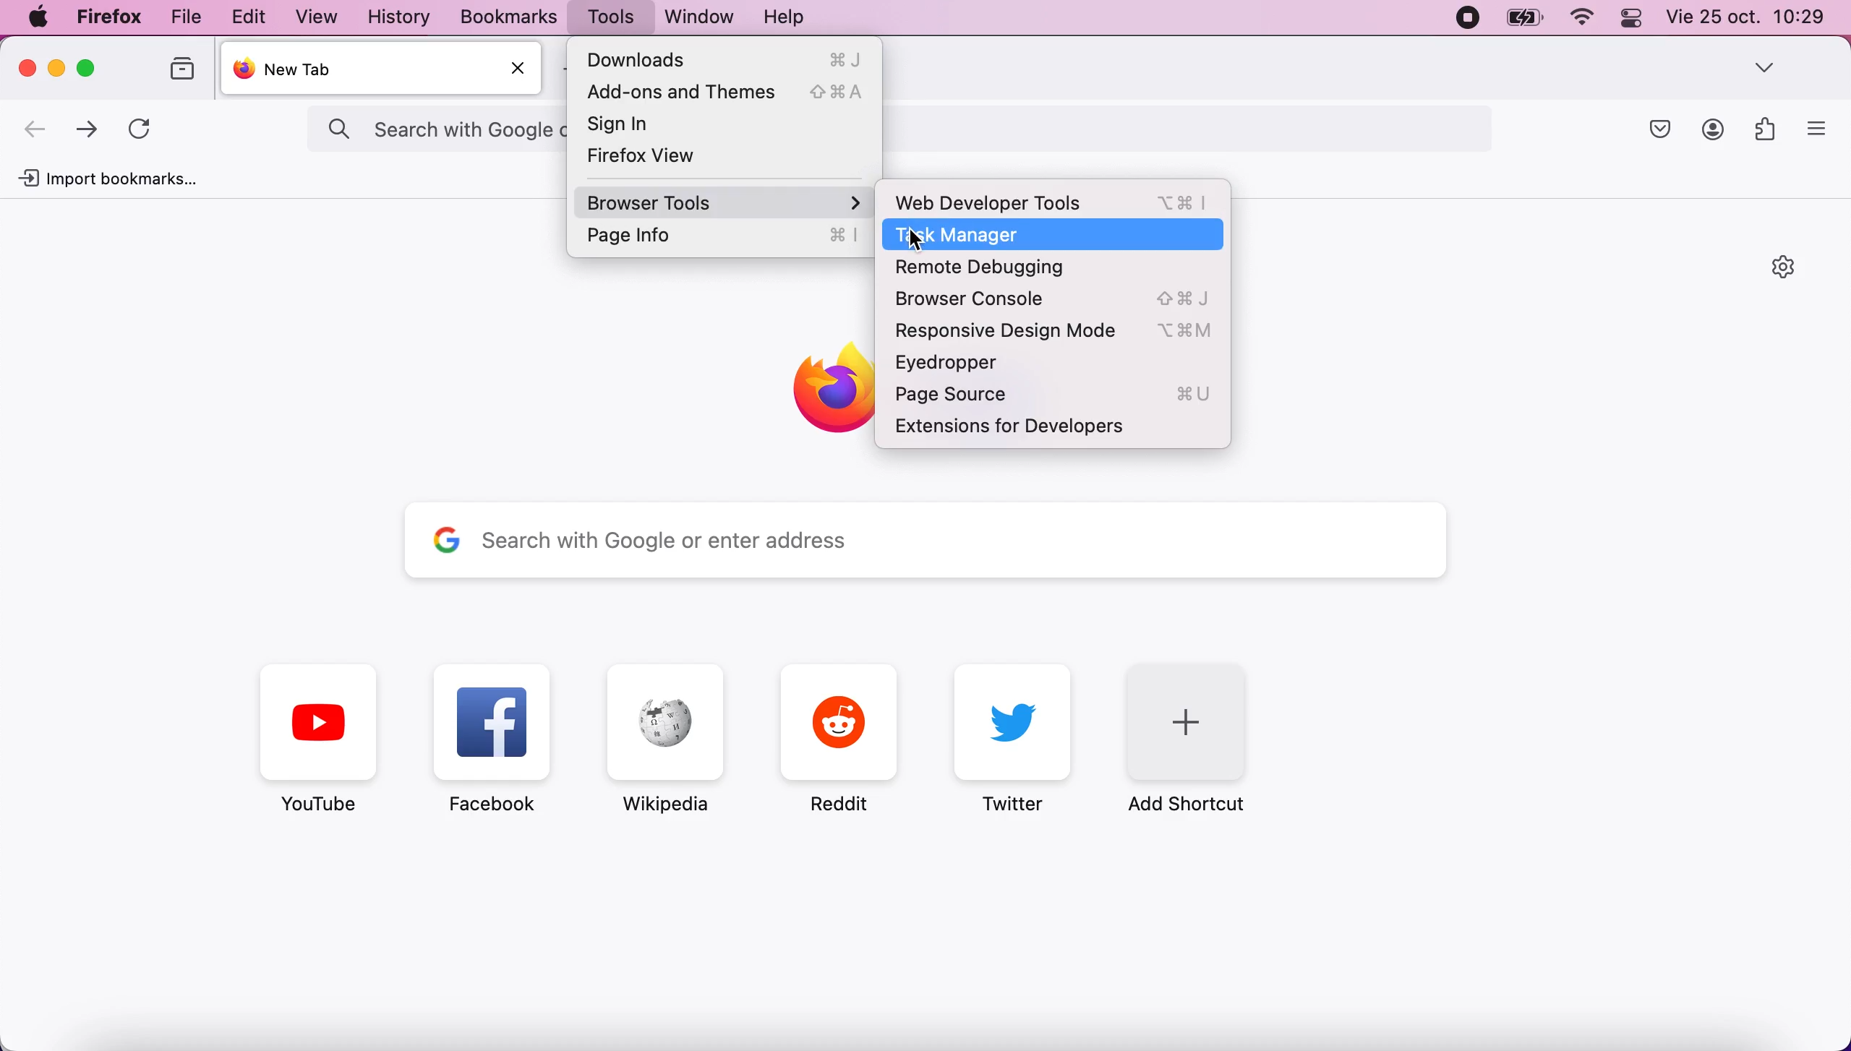 The height and width of the screenshot is (1051, 1851). Describe the element at coordinates (1014, 738) in the screenshot. I see `Twitter` at that location.